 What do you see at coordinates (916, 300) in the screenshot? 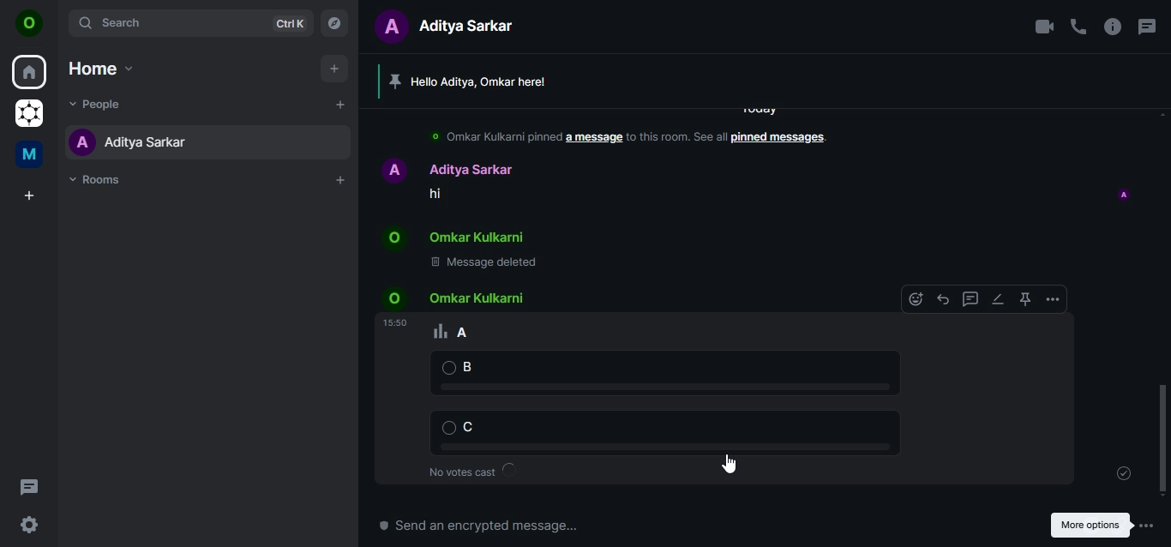
I see `react` at bounding box center [916, 300].